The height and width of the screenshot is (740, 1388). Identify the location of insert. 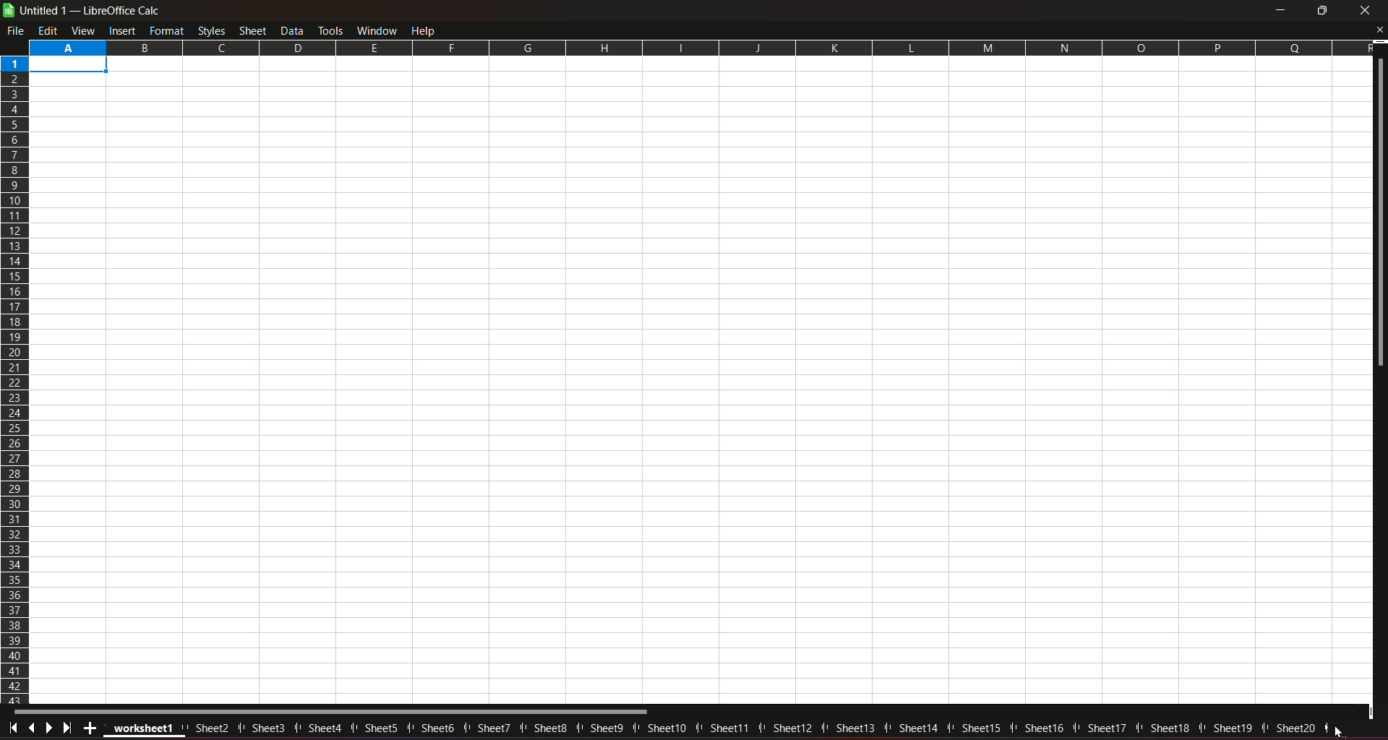
(121, 30).